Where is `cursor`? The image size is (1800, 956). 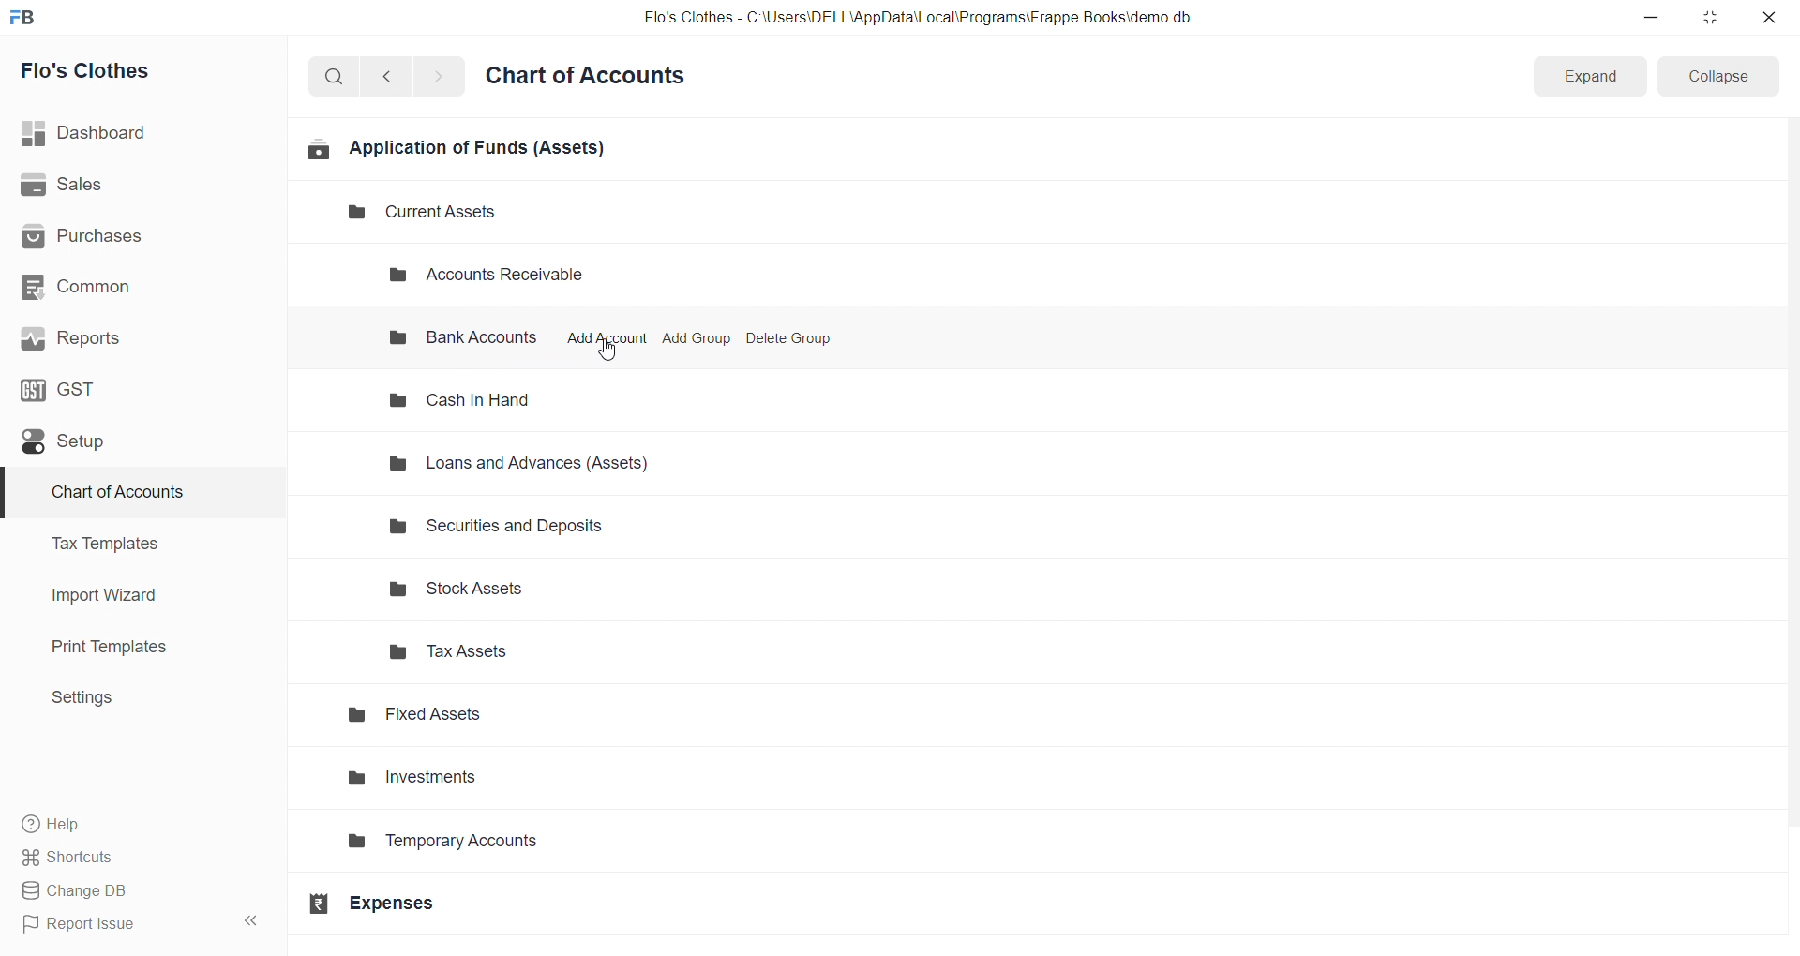
cursor is located at coordinates (608, 349).